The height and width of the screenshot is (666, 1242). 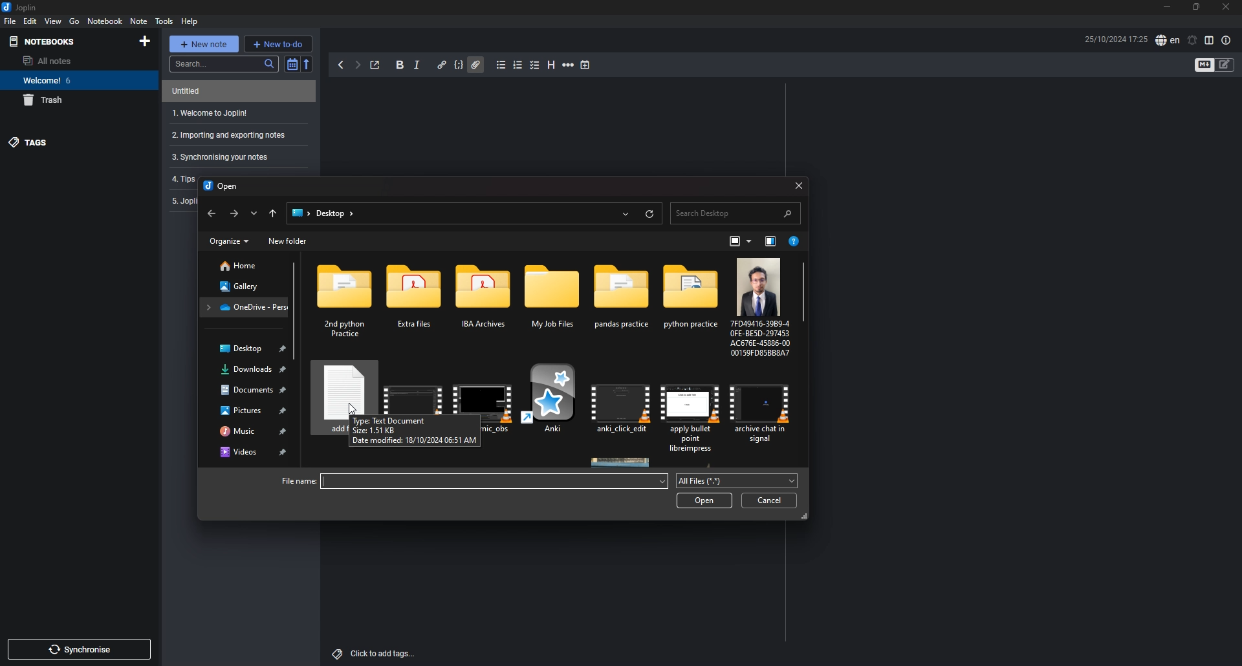 What do you see at coordinates (442, 66) in the screenshot?
I see `add hyperlink` at bounding box center [442, 66].